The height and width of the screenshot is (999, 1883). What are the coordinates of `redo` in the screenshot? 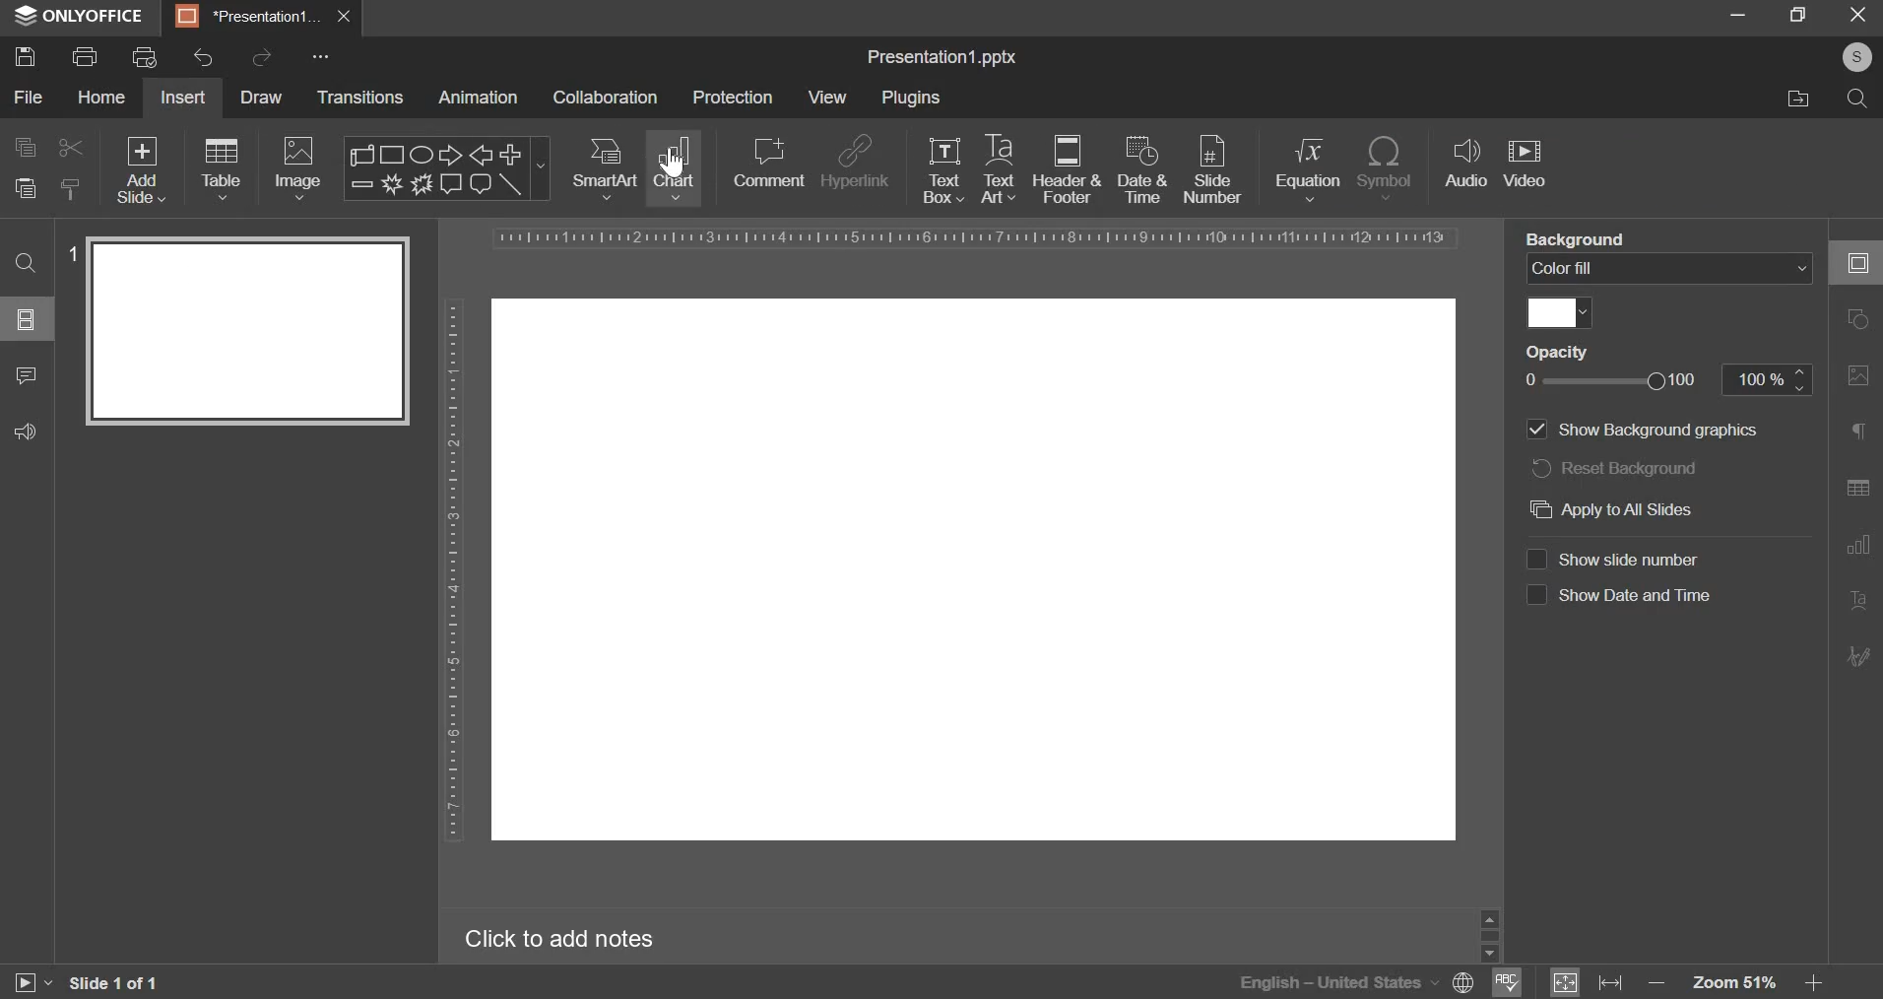 It's located at (261, 58).